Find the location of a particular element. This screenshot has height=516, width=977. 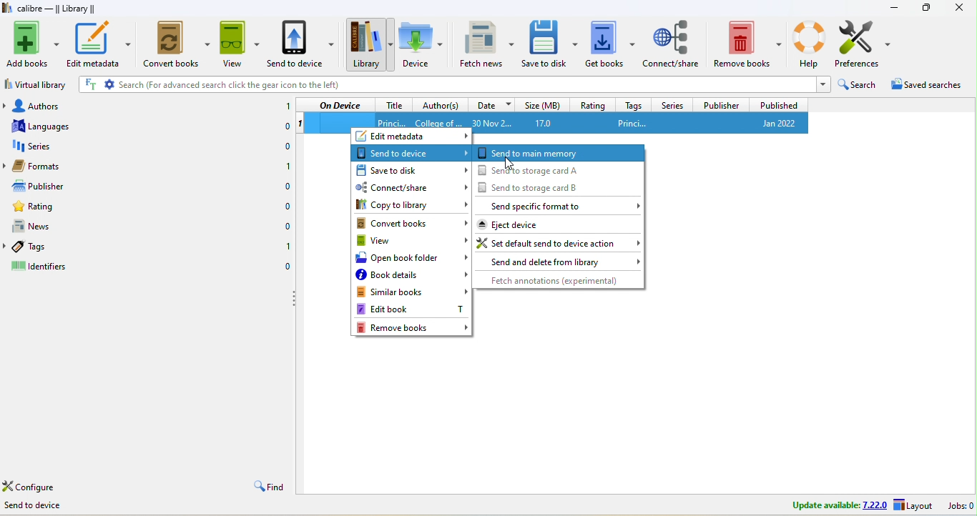

drag to collapse is located at coordinates (296, 300).